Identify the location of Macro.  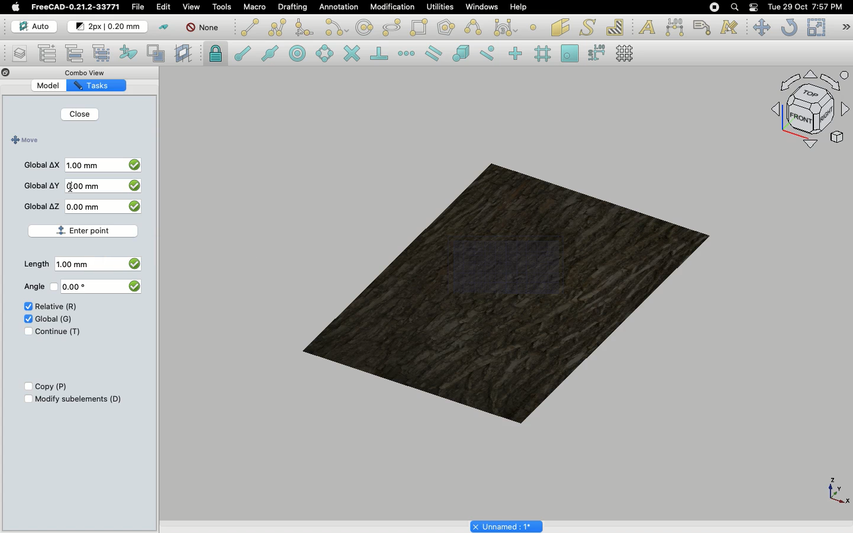
(255, 7).